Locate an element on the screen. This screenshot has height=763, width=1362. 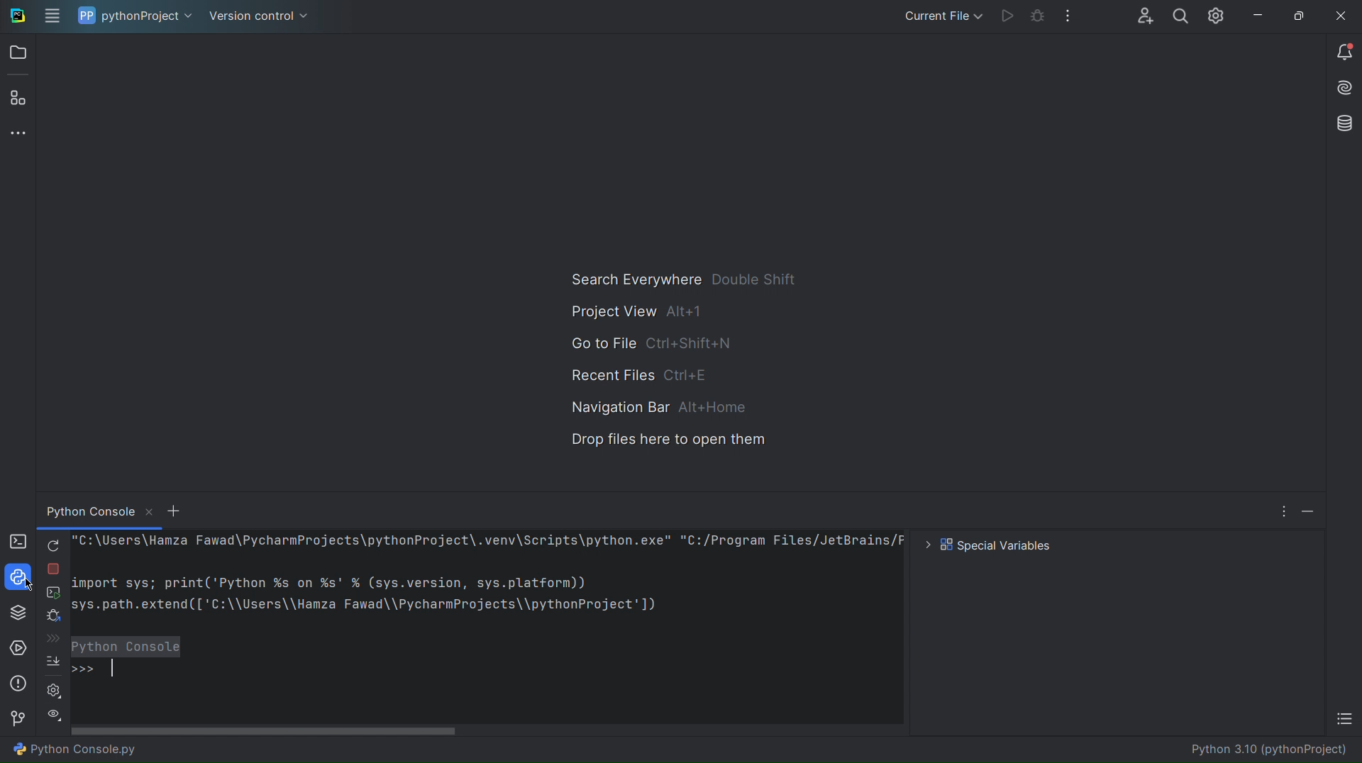
Navigator Bar is located at coordinates (660, 408).